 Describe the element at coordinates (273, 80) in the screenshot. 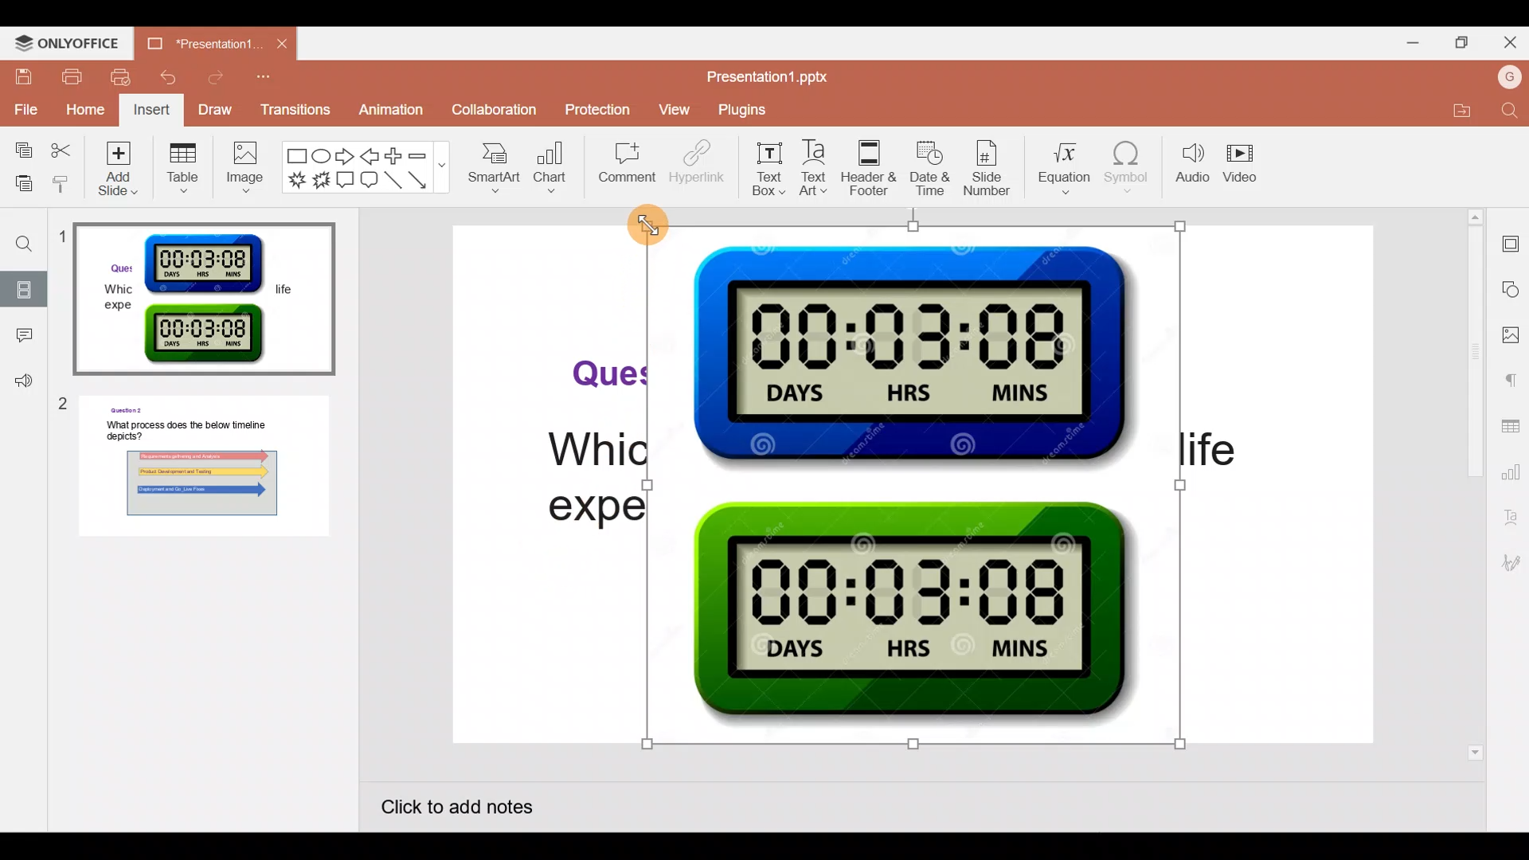

I see `Customize quick access toolbar` at that location.